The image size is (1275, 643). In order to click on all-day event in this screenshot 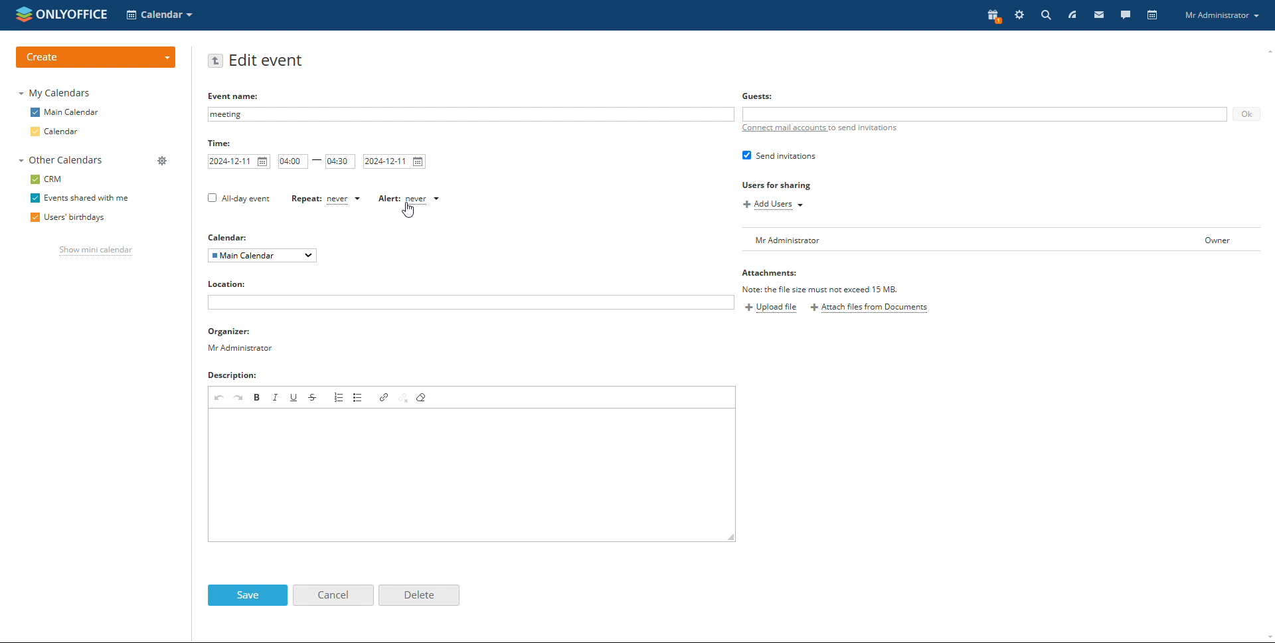, I will do `click(239, 199)`.